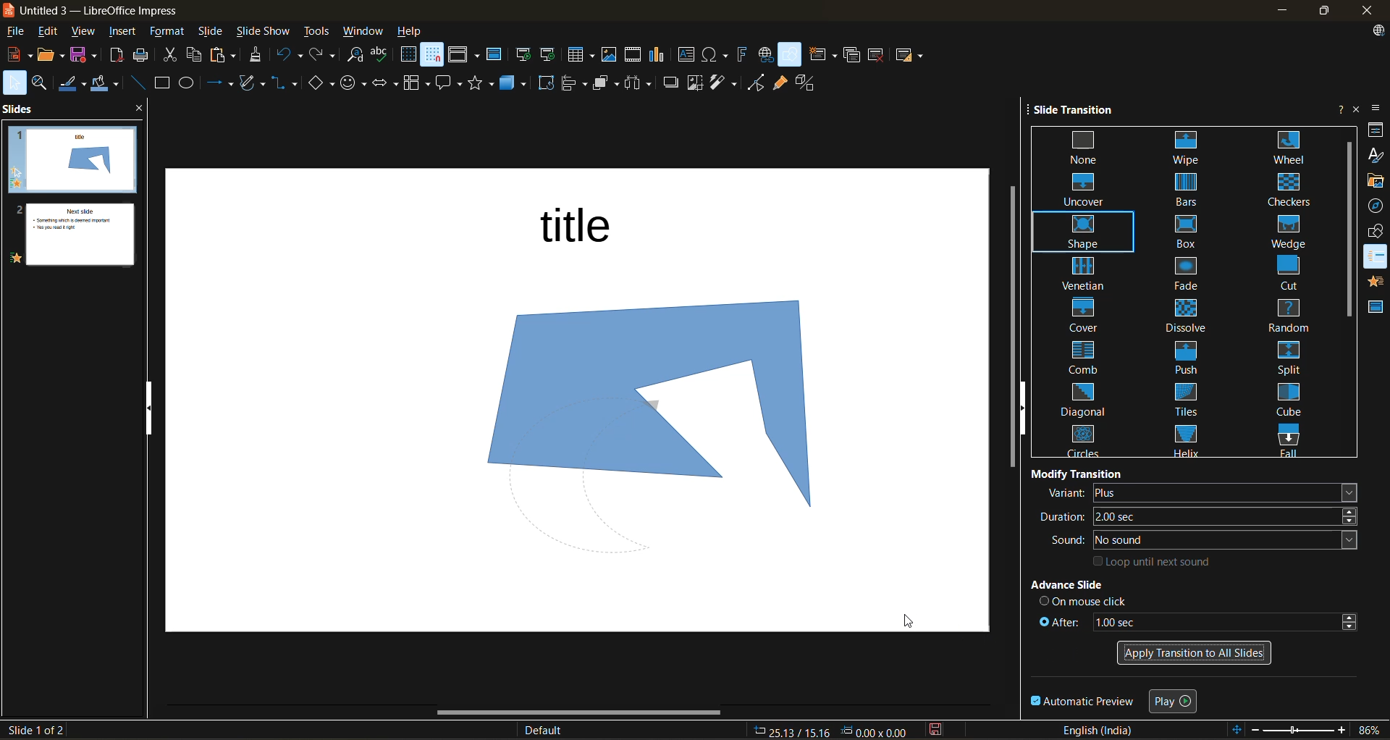 The height and width of the screenshot is (740, 1390). I want to click on horizontal scroll bar, so click(569, 715).